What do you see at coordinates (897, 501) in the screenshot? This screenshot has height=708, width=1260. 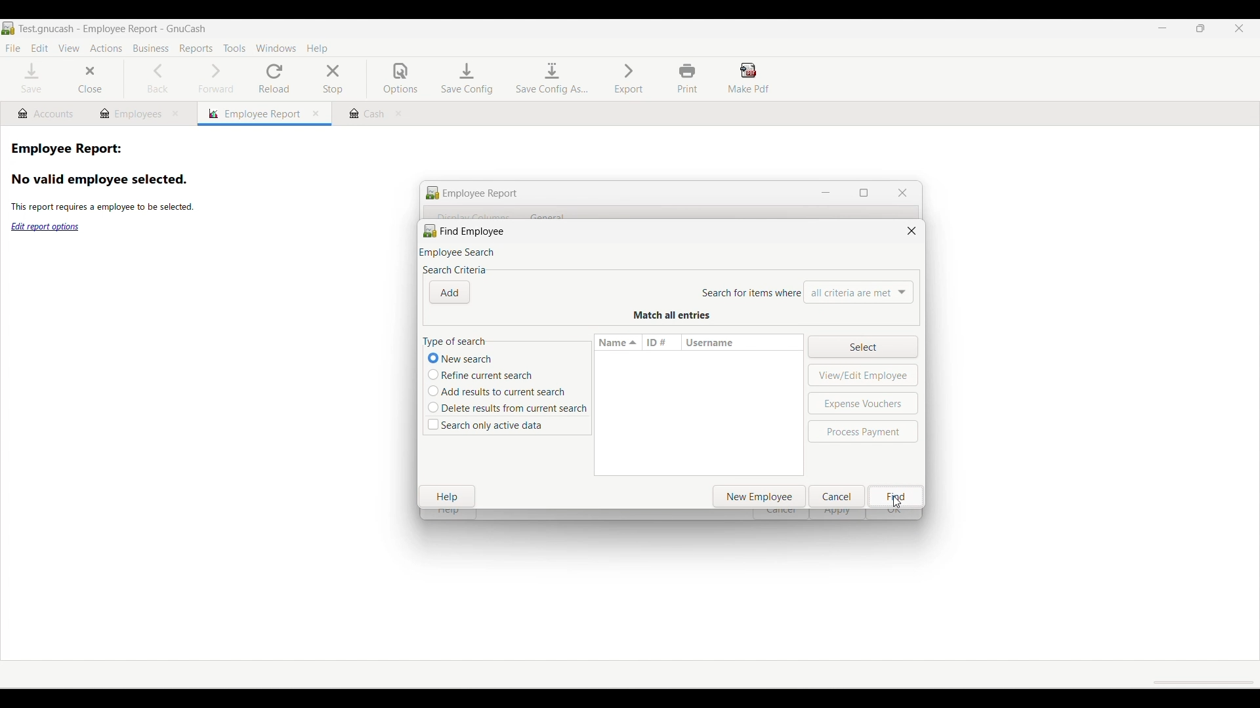 I see `Cursor clicking on find, again` at bounding box center [897, 501].